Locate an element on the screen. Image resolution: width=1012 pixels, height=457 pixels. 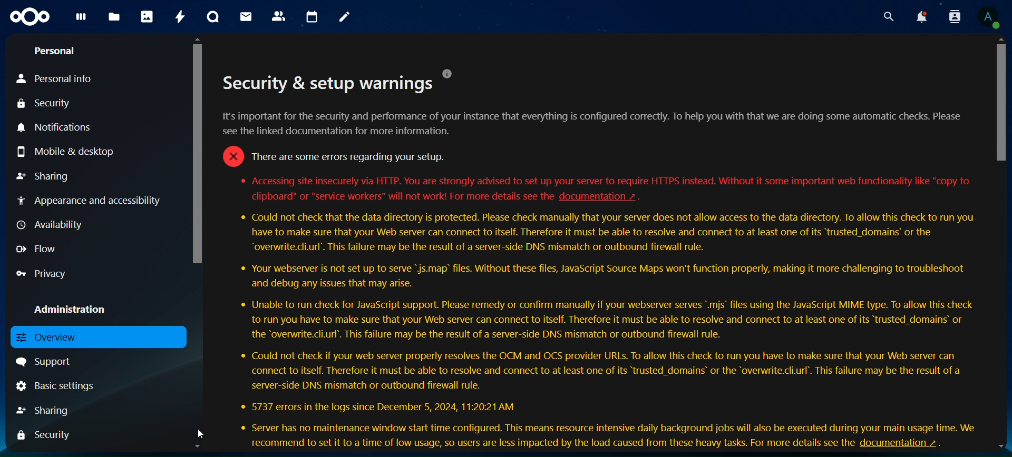
flow is located at coordinates (38, 251).